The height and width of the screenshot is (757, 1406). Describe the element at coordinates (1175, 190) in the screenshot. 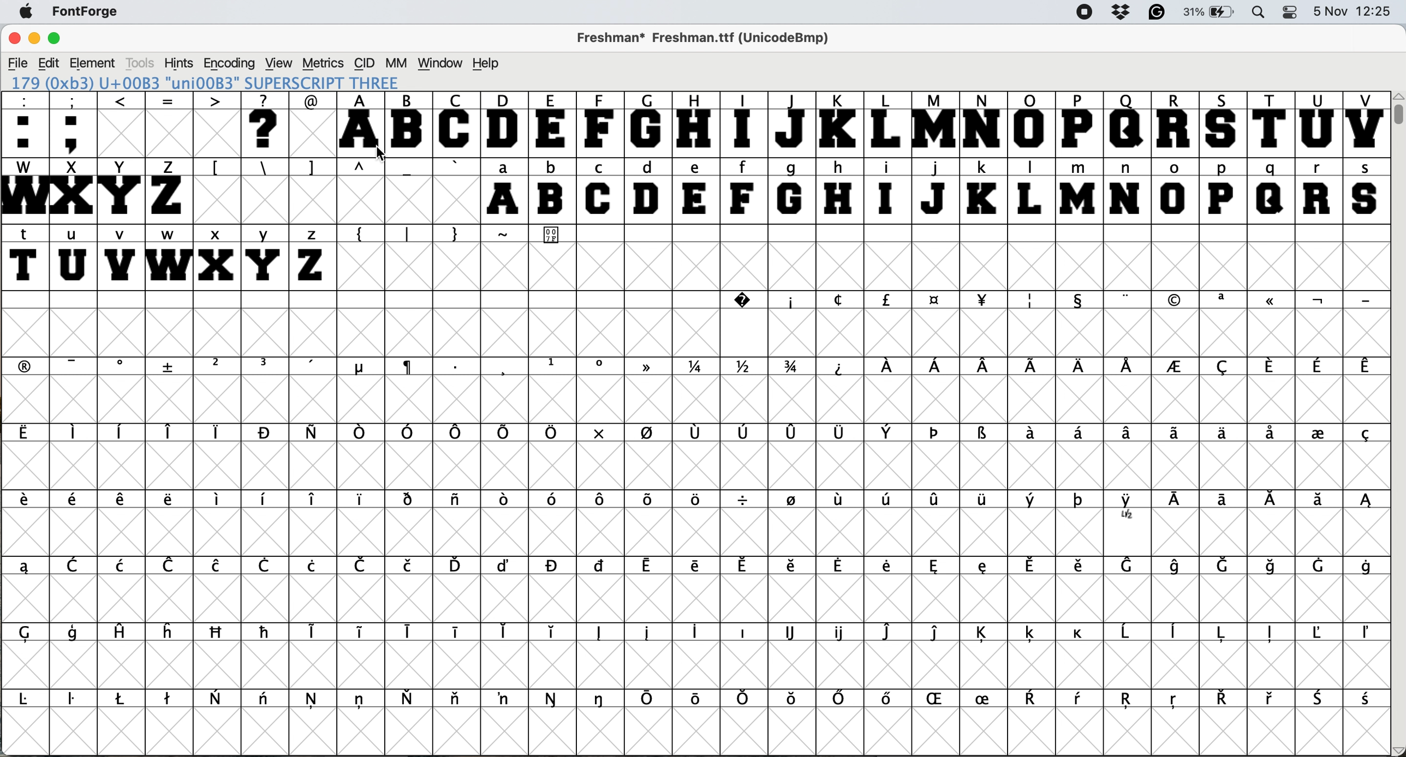

I see `o` at that location.